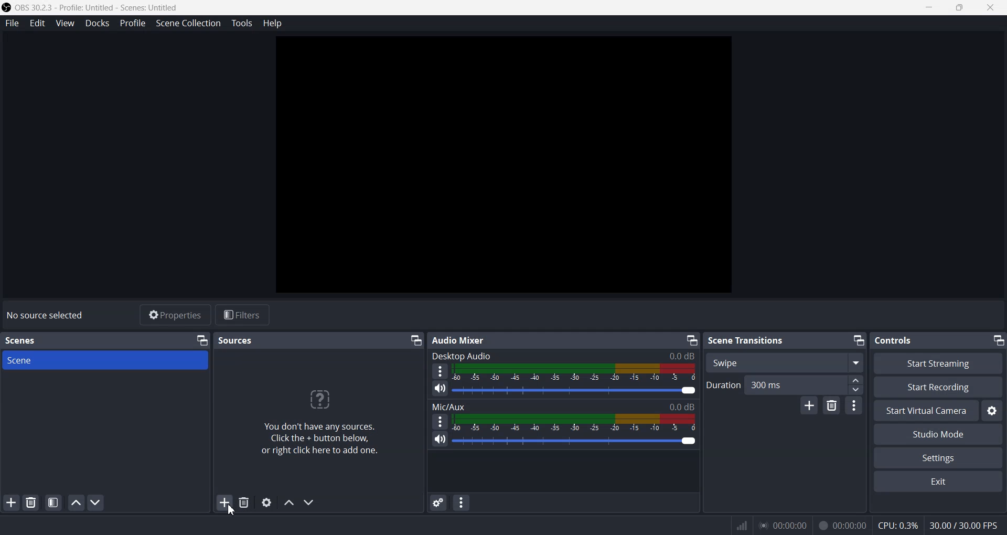  What do you see at coordinates (440, 421) in the screenshot?
I see `More` at bounding box center [440, 421].